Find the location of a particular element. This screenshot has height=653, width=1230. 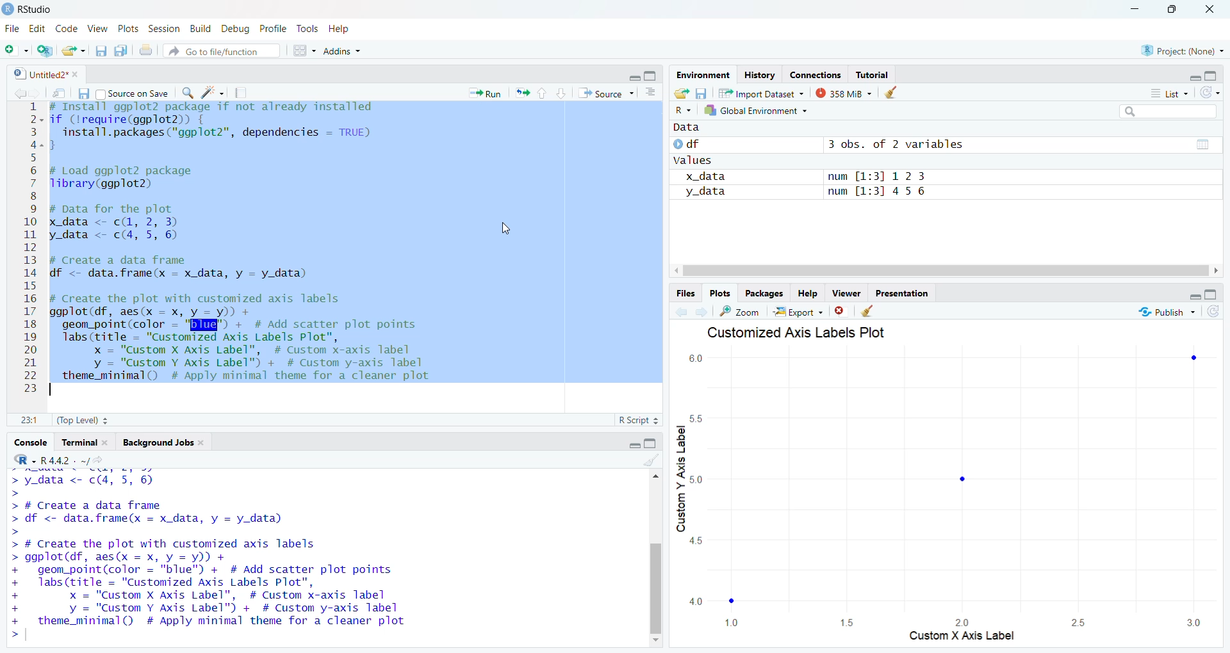

move is located at coordinates (60, 95).